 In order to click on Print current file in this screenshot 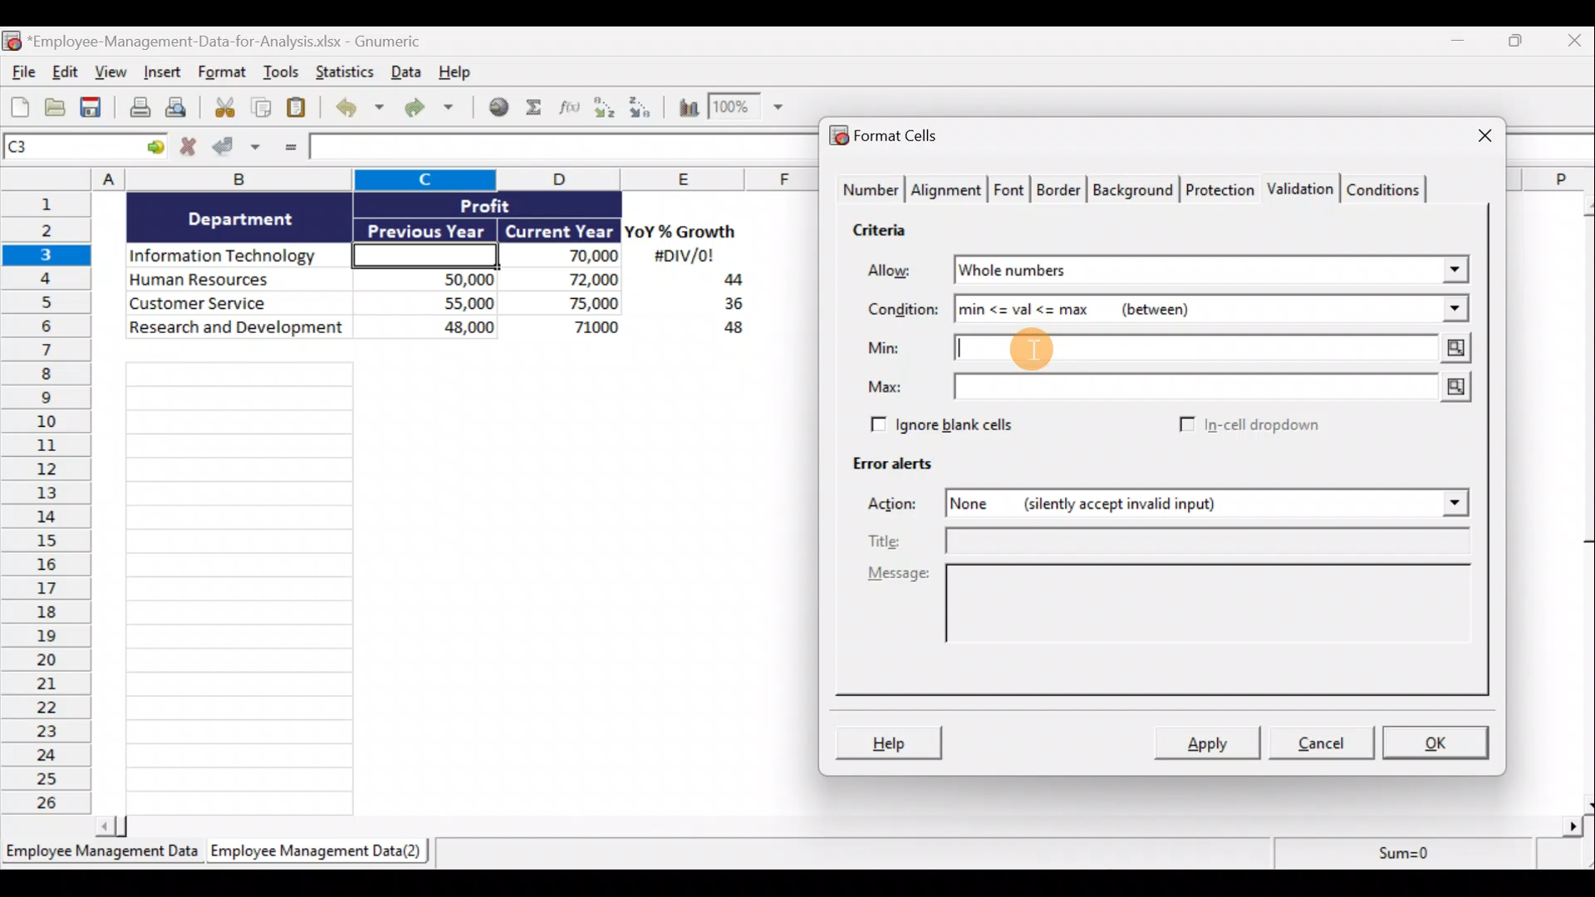, I will do `click(137, 109)`.